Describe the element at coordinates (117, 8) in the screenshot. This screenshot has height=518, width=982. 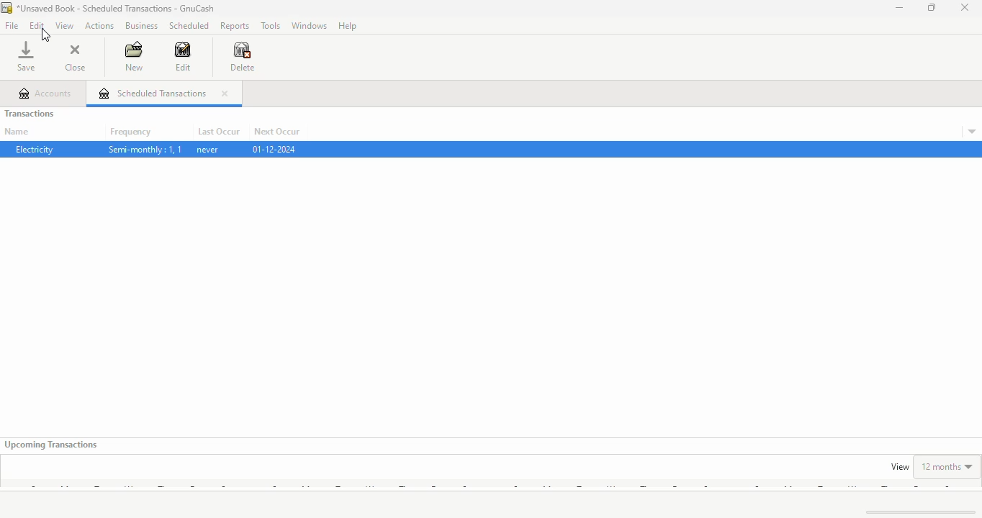
I see `title` at that location.